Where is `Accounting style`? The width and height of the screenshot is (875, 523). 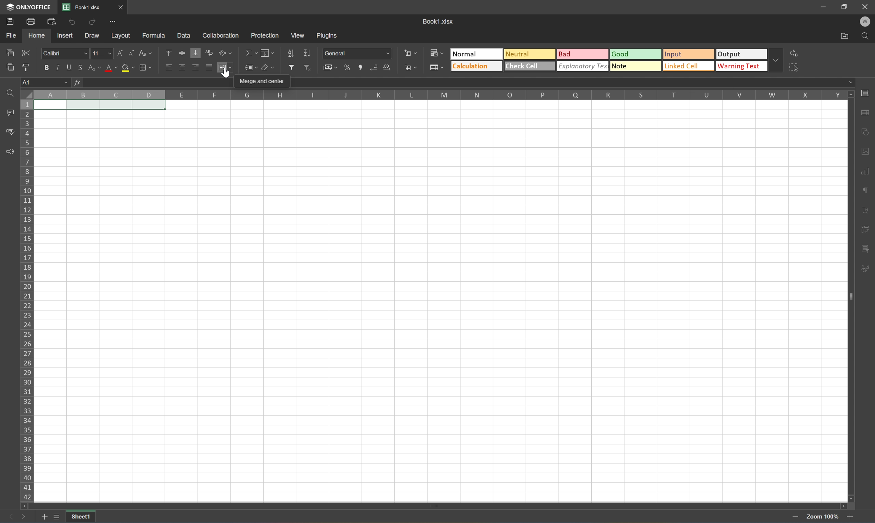
Accounting style is located at coordinates (332, 67).